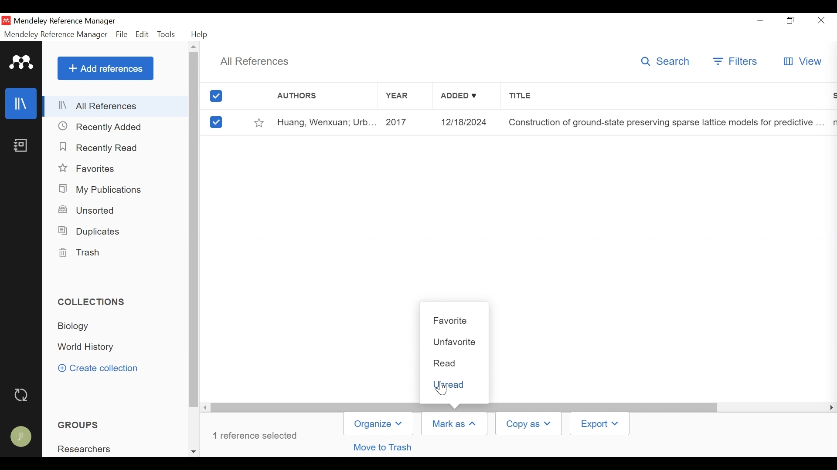  I want to click on Added, so click(466, 123).